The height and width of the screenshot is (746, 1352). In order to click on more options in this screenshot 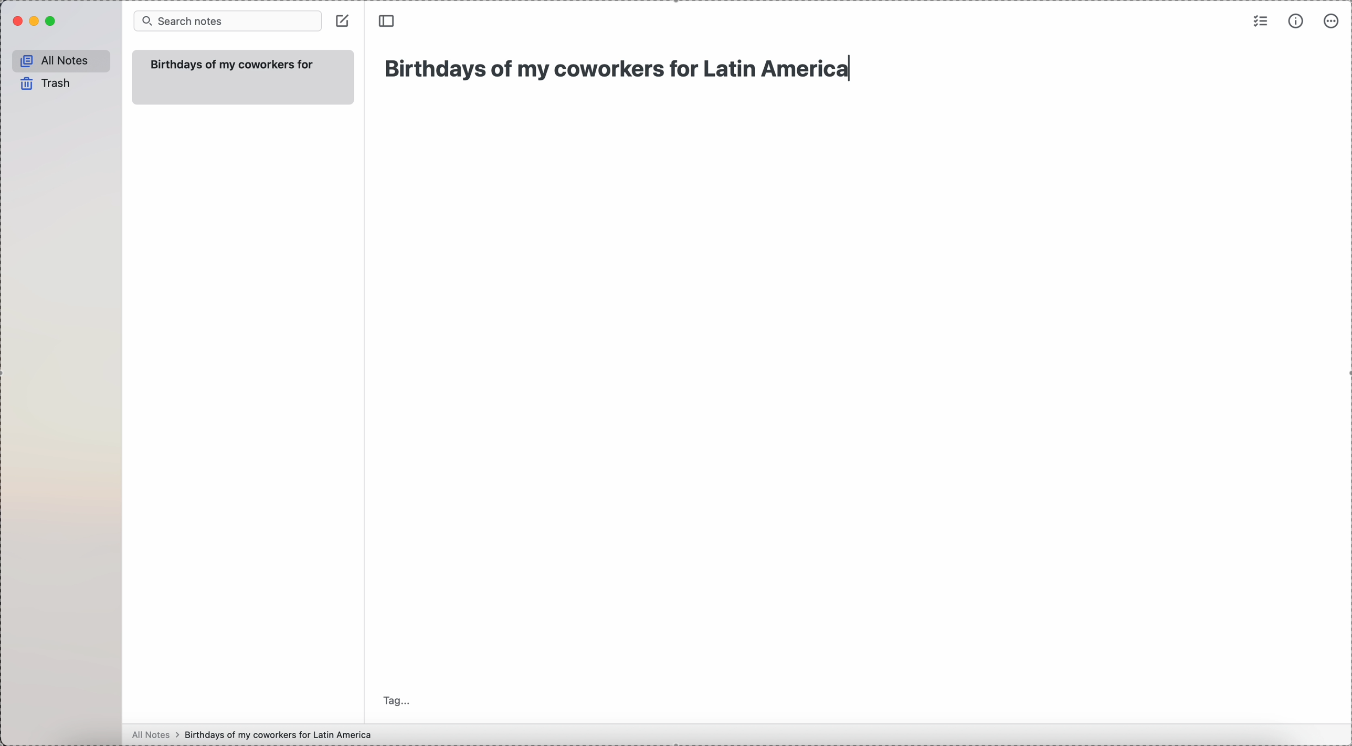, I will do `click(1333, 20)`.